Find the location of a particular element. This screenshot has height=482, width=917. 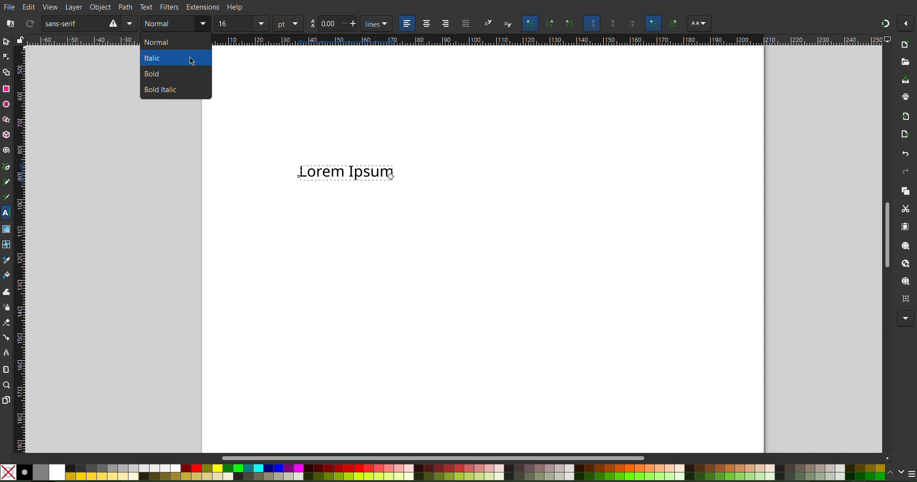

Edit is located at coordinates (27, 7).